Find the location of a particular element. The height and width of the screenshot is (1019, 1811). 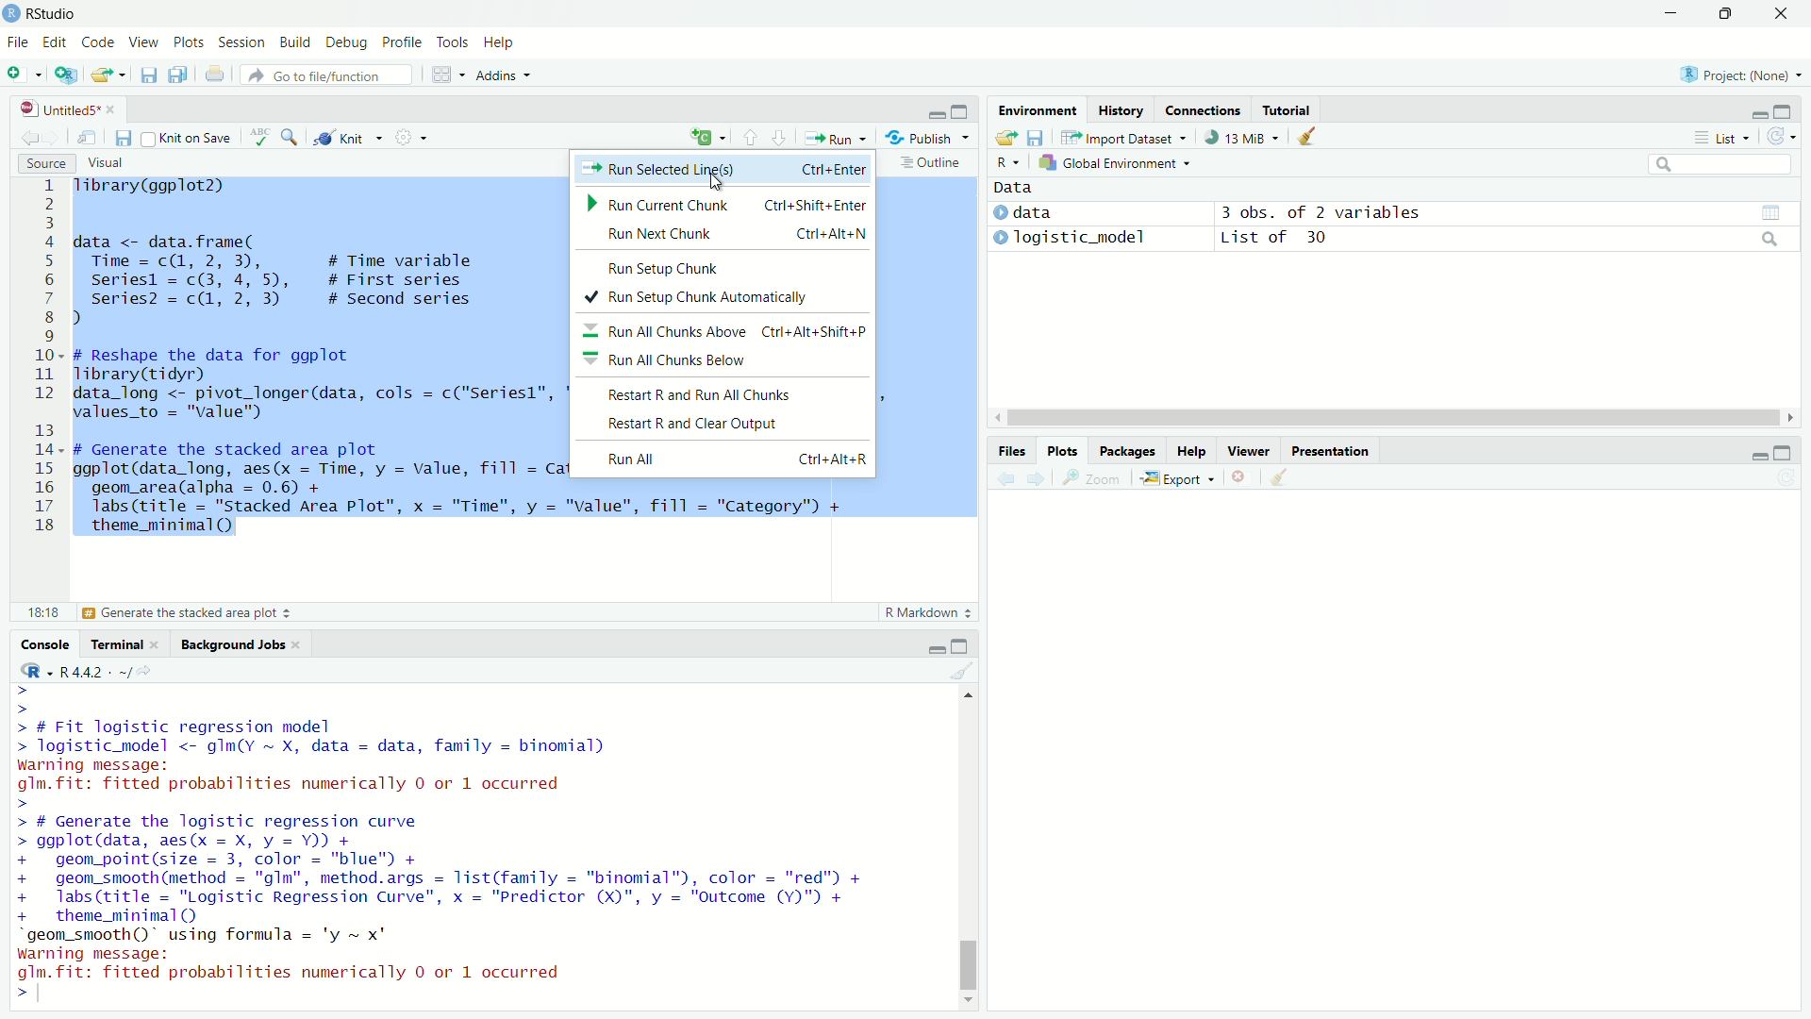

scroll bar is located at coordinates (1389, 419).